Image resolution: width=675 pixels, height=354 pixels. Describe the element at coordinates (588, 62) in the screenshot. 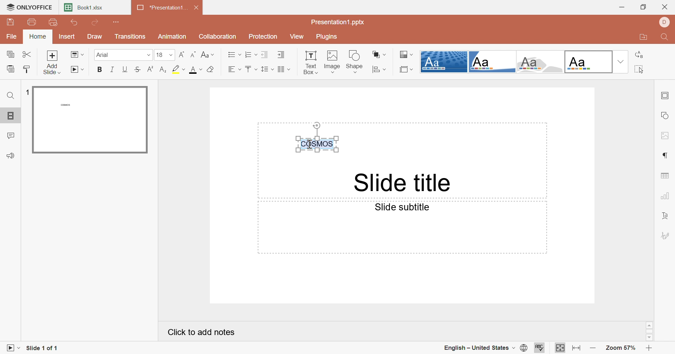

I see `Office theme` at that location.